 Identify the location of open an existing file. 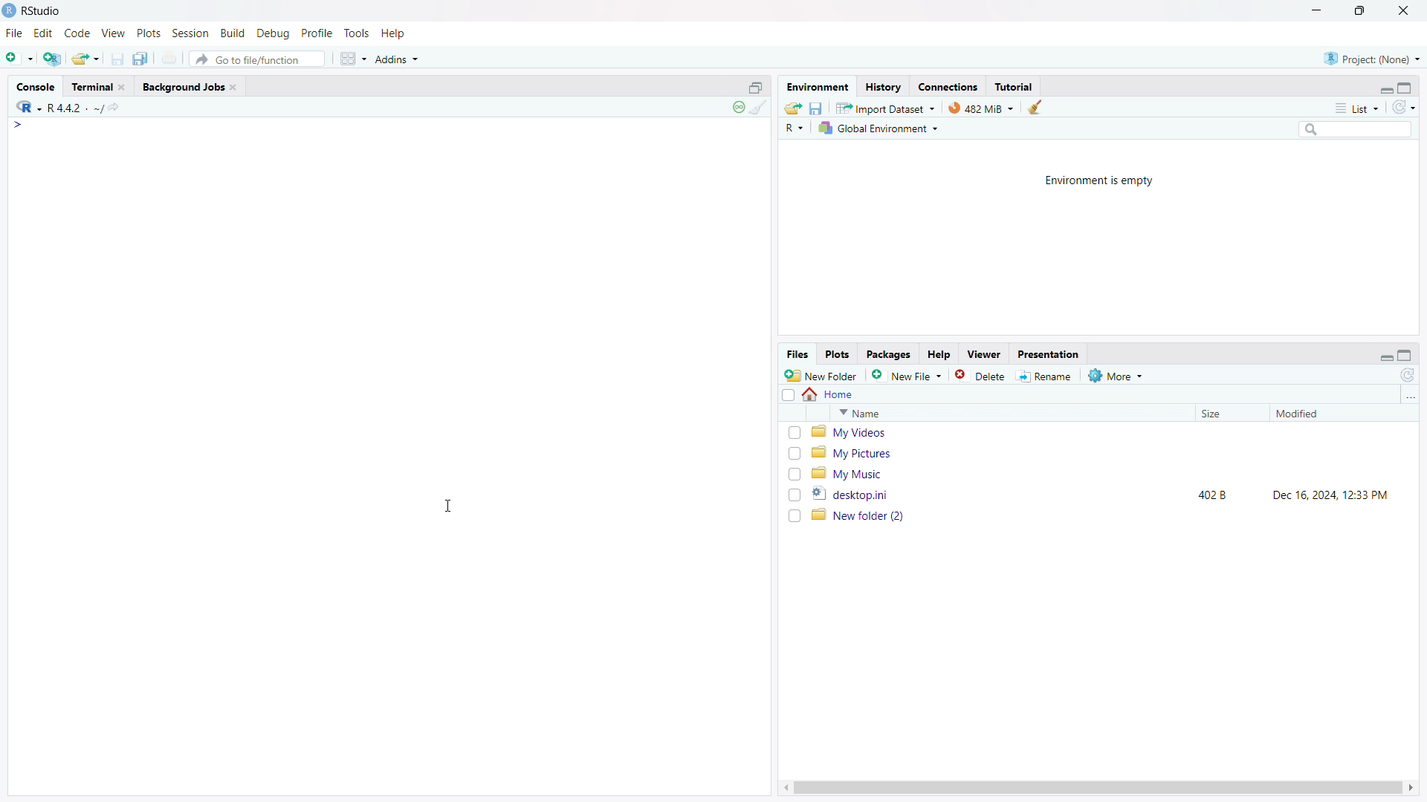
(86, 58).